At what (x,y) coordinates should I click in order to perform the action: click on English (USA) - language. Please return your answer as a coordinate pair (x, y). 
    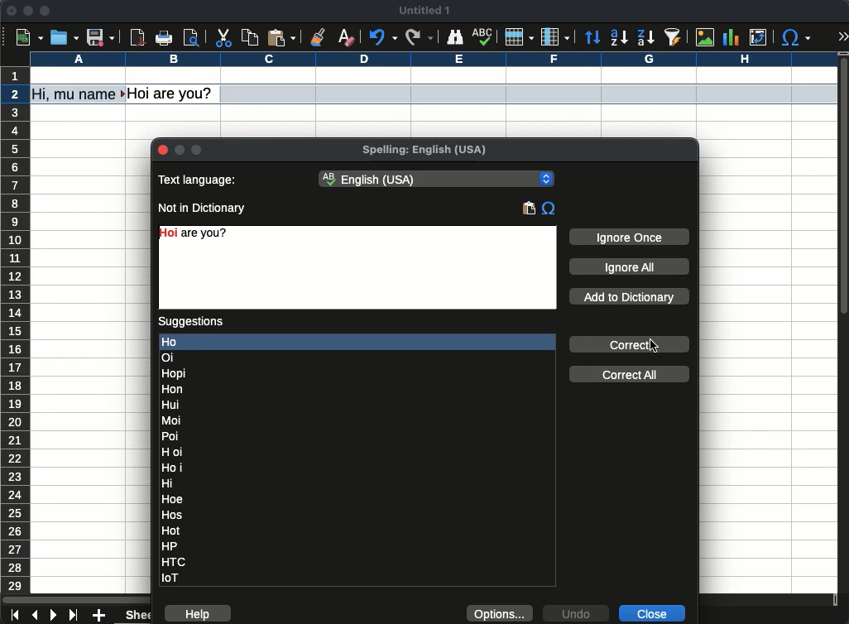
    Looking at the image, I should click on (437, 180).